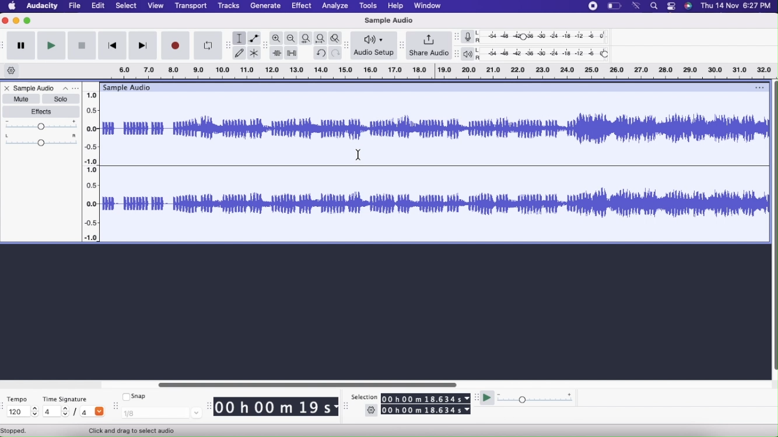 This screenshot has width=778, height=437. I want to click on battery, so click(615, 8).